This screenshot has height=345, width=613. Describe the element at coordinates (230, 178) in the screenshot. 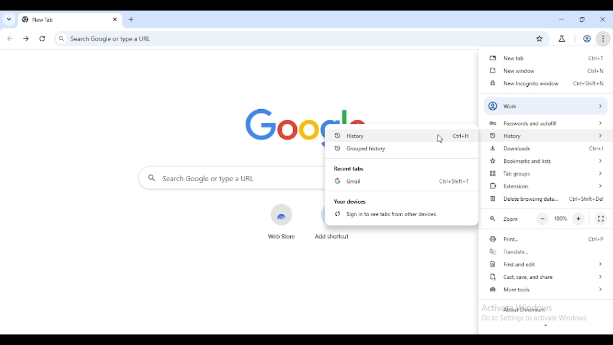

I see `search google or type a URL` at that location.